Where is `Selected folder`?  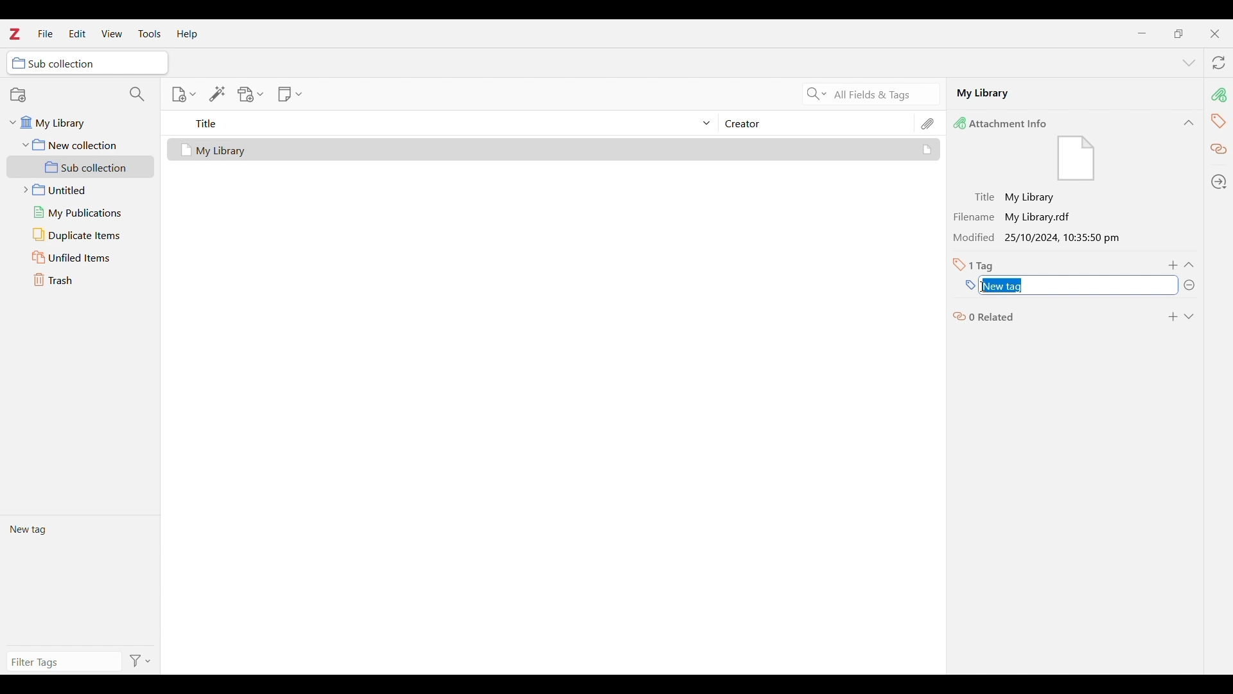 Selected folder is located at coordinates (87, 63).